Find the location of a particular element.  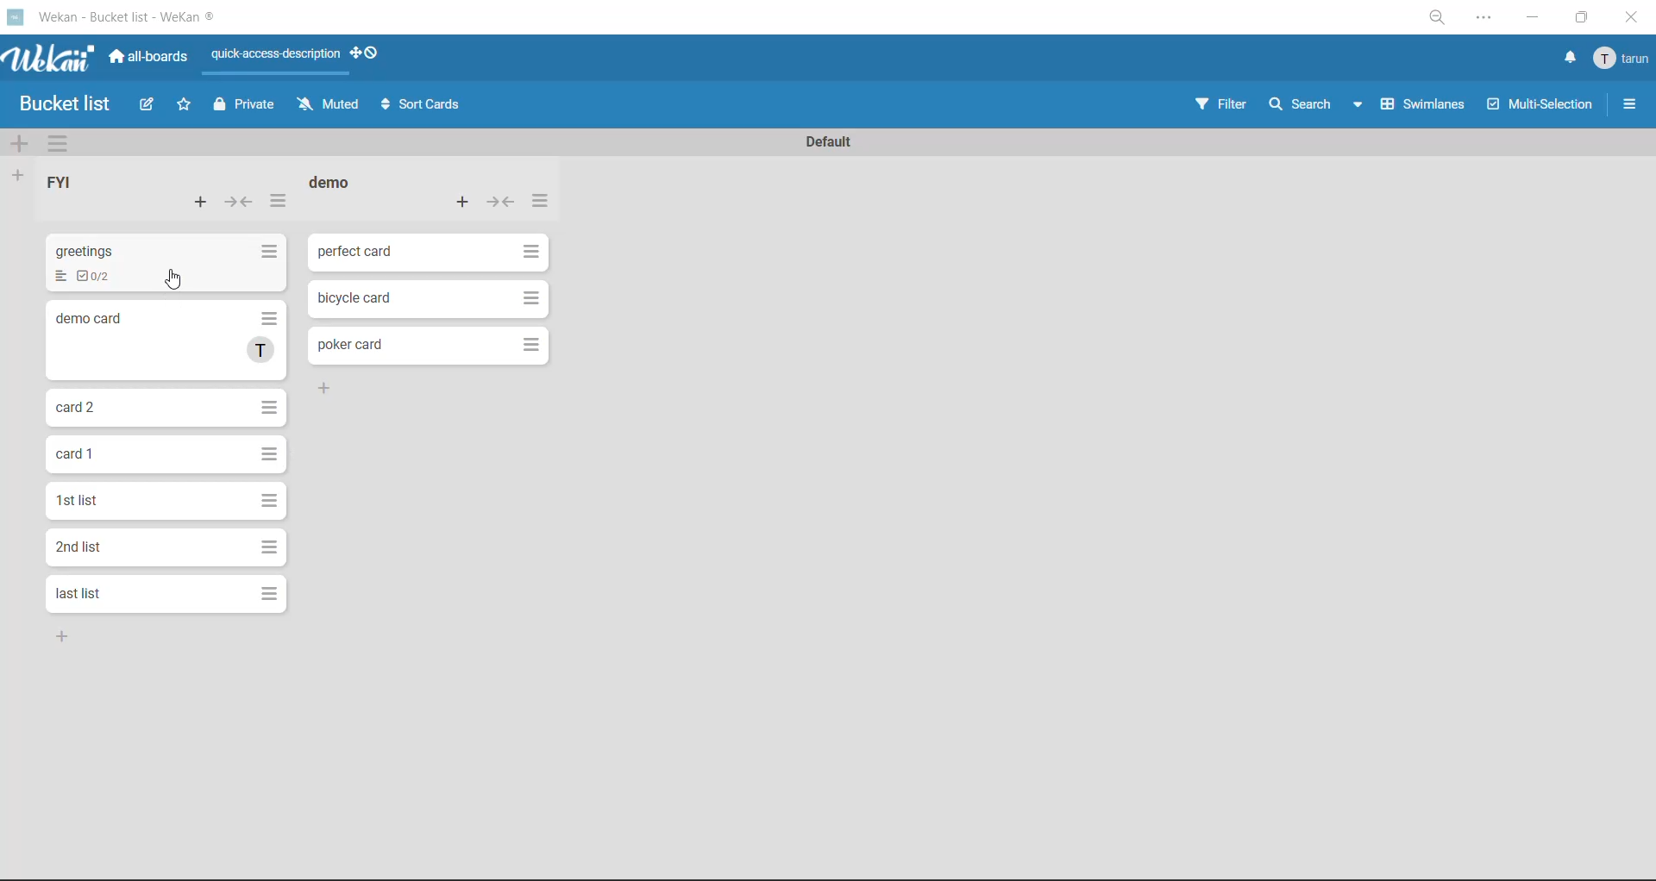

menu is located at coordinates (1624, 57).